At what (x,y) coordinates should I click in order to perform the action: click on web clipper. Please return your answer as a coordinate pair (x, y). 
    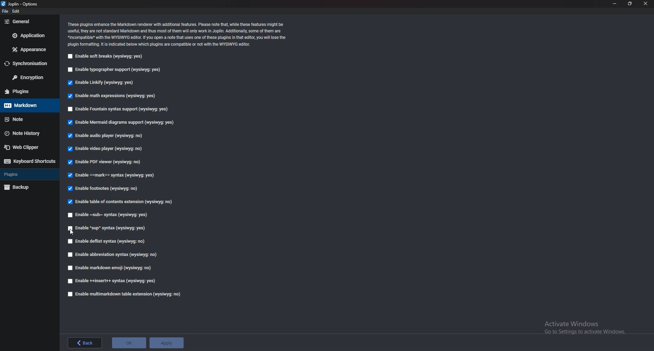
    Looking at the image, I should click on (29, 148).